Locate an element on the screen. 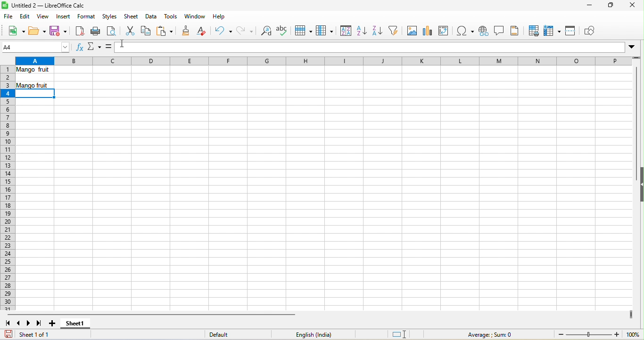 The height and width of the screenshot is (340, 644). sheet 1 is located at coordinates (74, 325).